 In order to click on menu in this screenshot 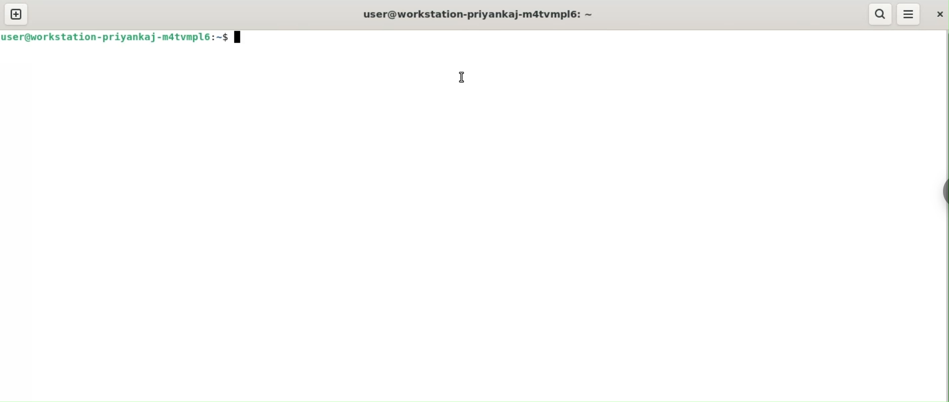, I will do `click(909, 14)`.